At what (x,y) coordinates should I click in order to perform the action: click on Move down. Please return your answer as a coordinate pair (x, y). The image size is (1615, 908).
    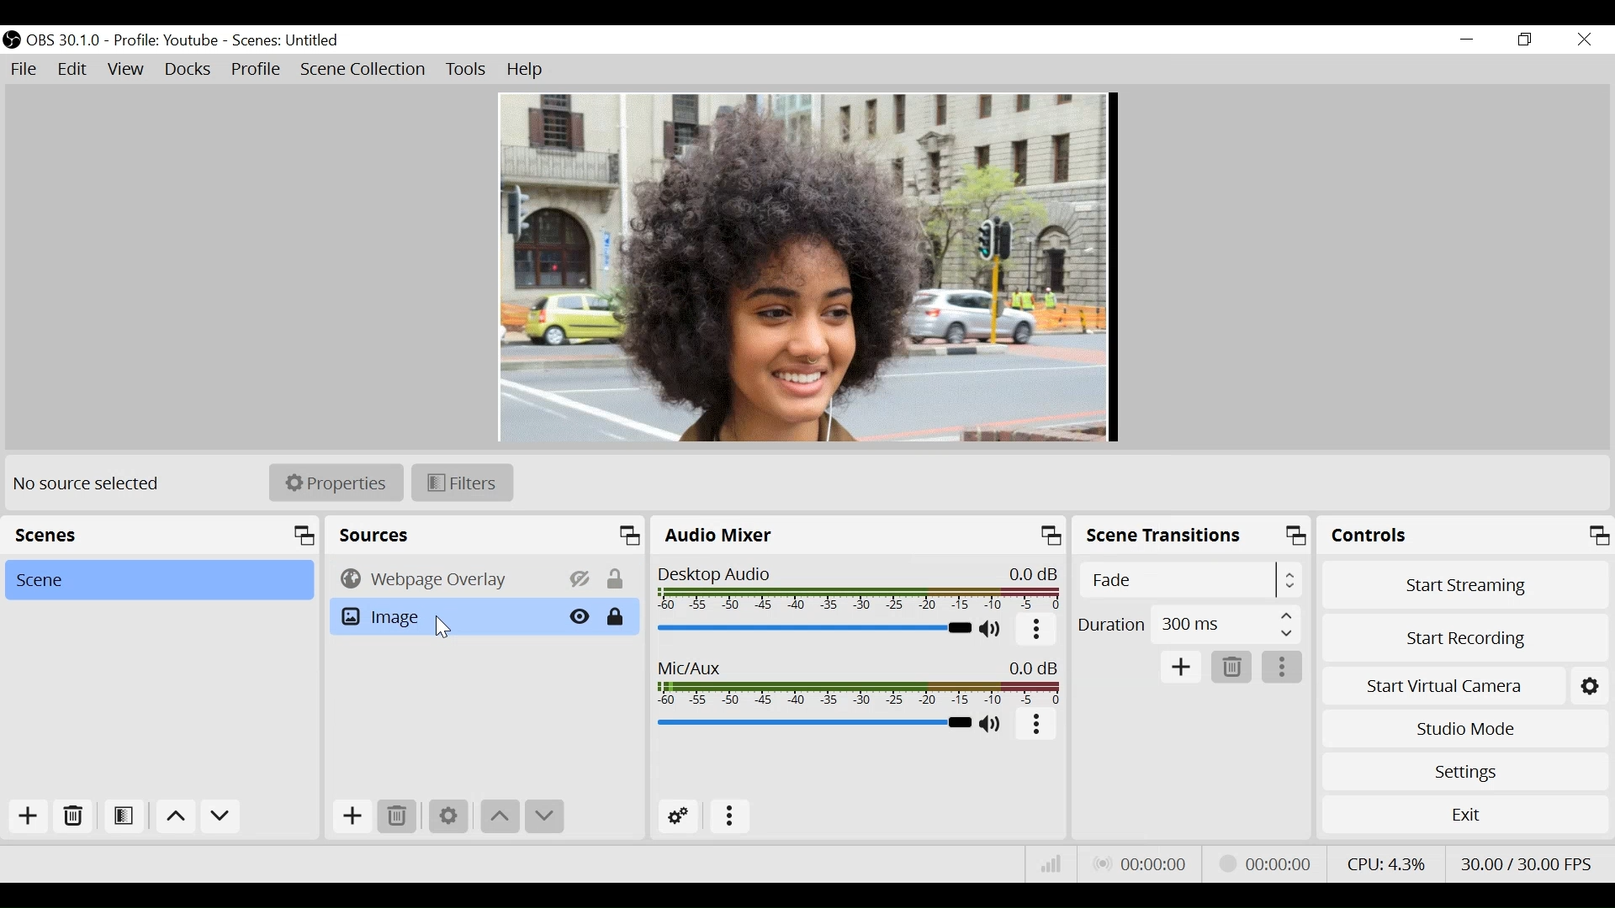
    Looking at the image, I should click on (221, 818).